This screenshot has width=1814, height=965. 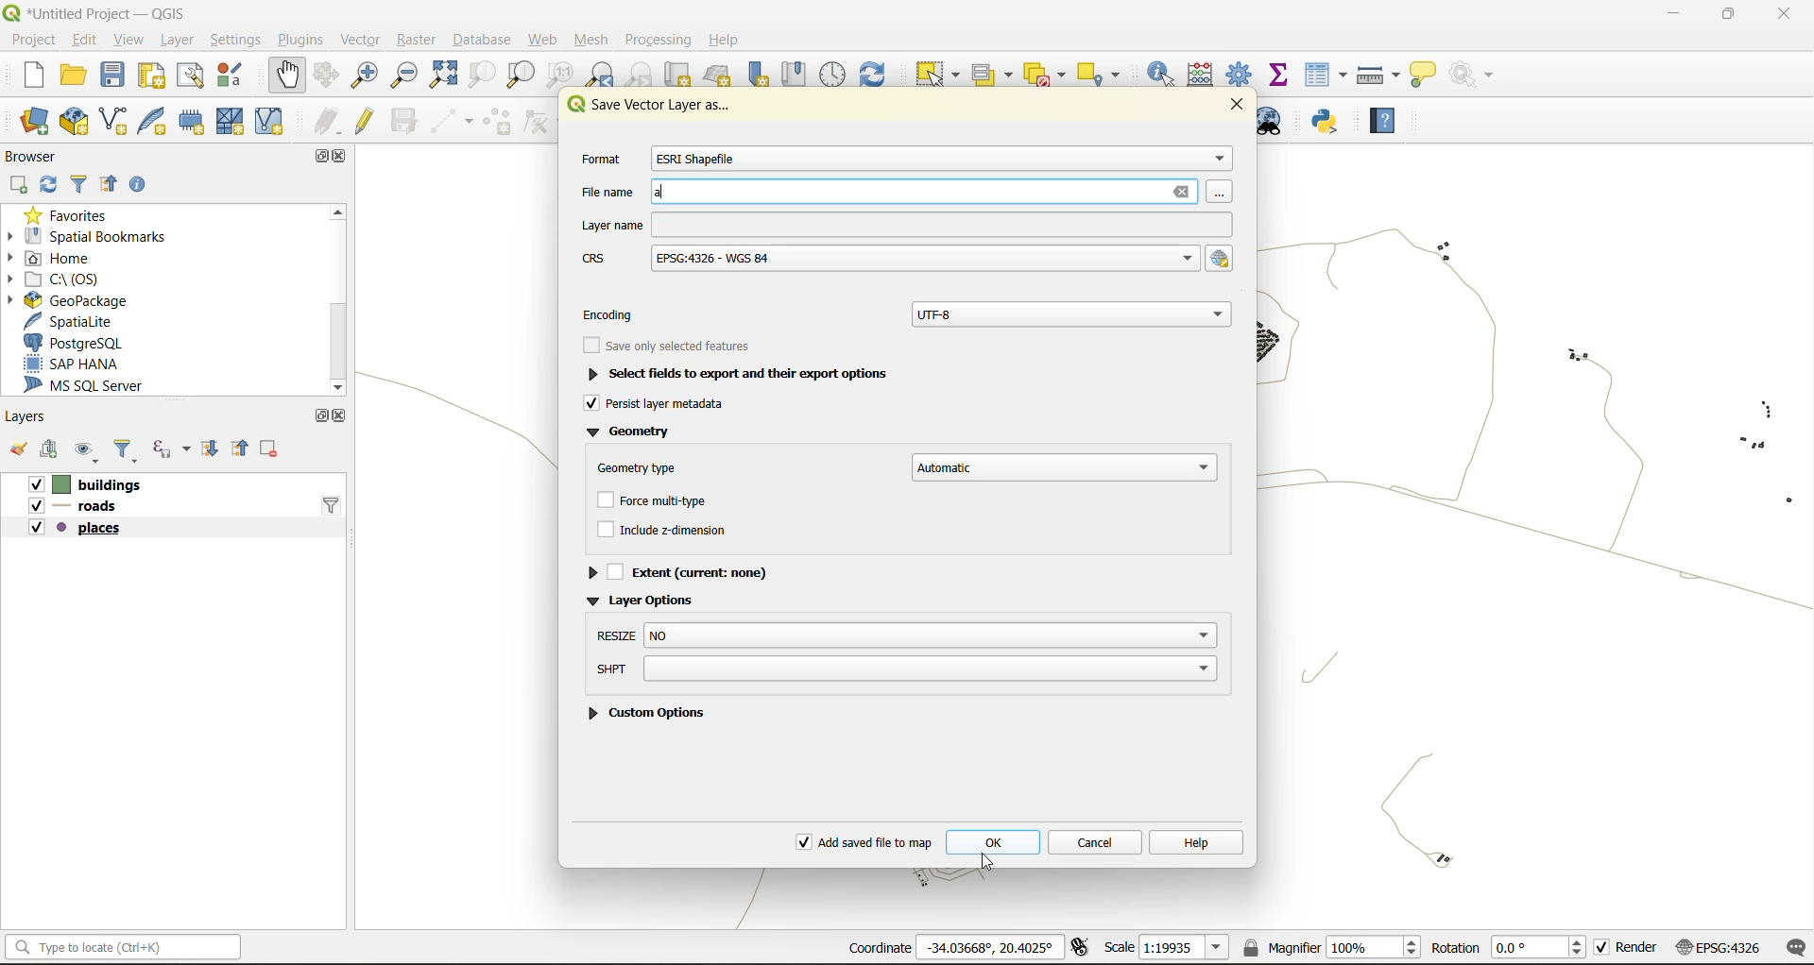 What do you see at coordinates (334, 504) in the screenshot?
I see `filter` at bounding box center [334, 504].